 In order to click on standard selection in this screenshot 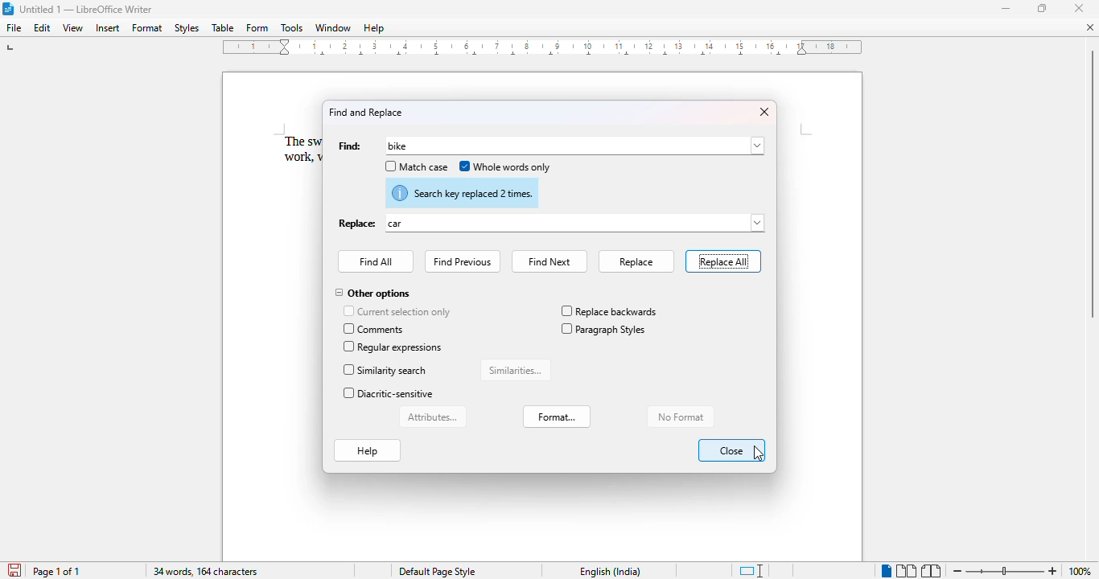, I will do `click(751, 571)`.